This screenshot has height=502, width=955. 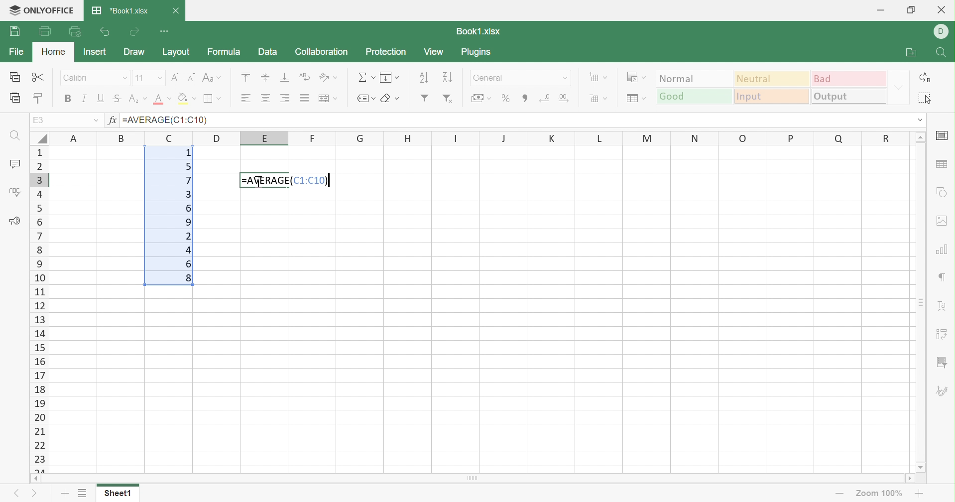 I want to click on 1, so click(x=187, y=153).